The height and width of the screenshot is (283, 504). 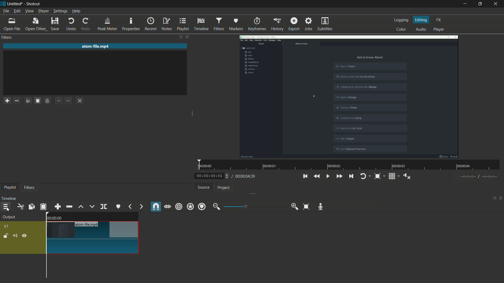 What do you see at coordinates (501, 198) in the screenshot?
I see `close timeline` at bounding box center [501, 198].